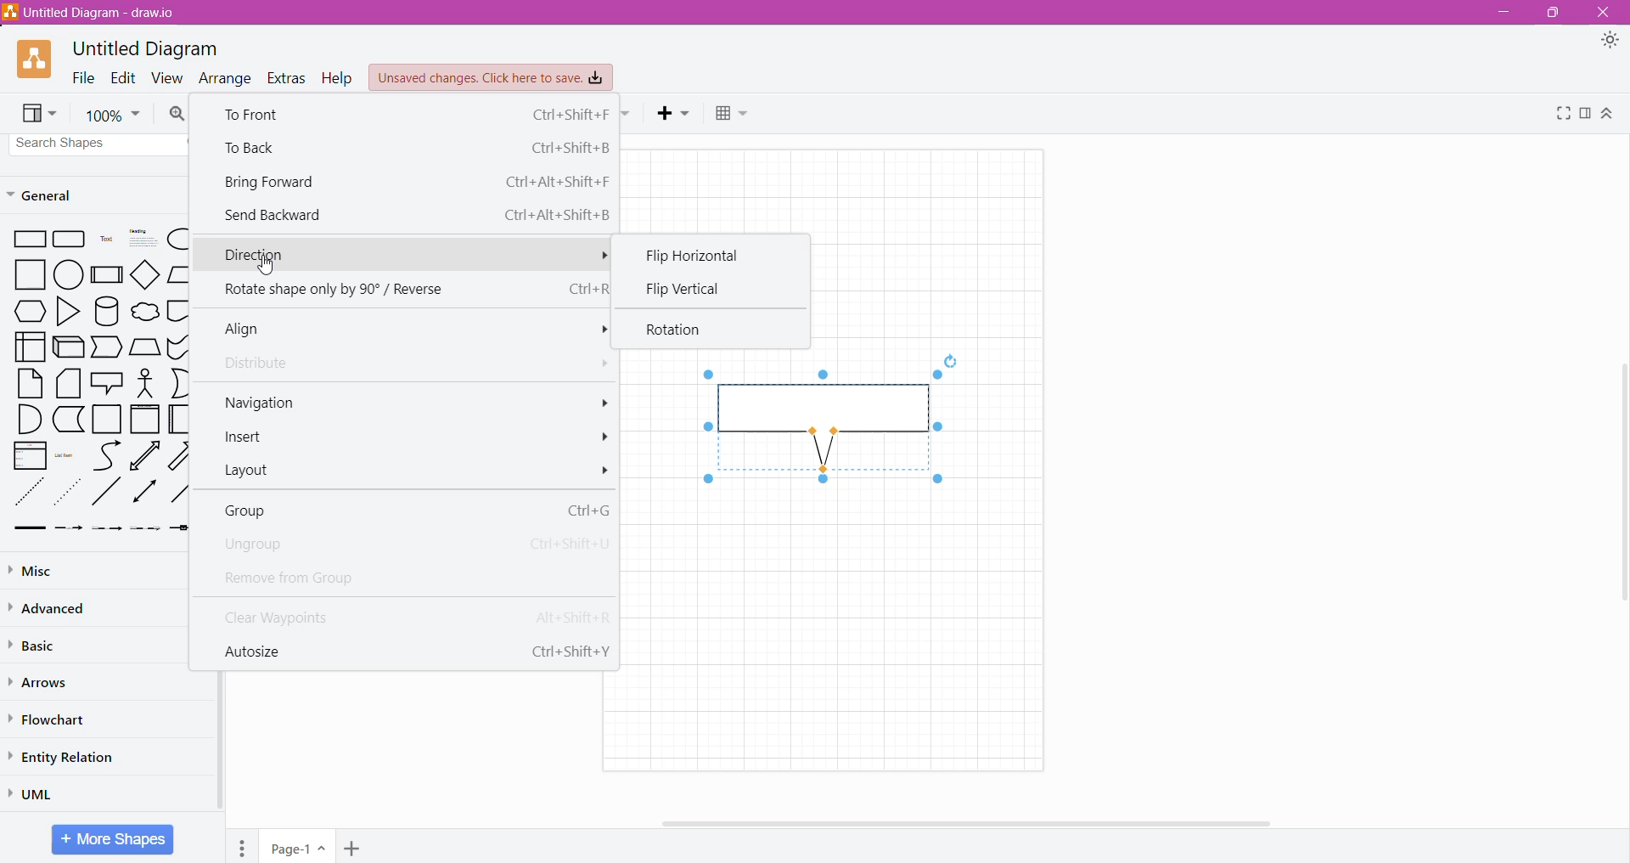  What do you see at coordinates (255, 472) in the screenshot?
I see `Layout` at bounding box center [255, 472].